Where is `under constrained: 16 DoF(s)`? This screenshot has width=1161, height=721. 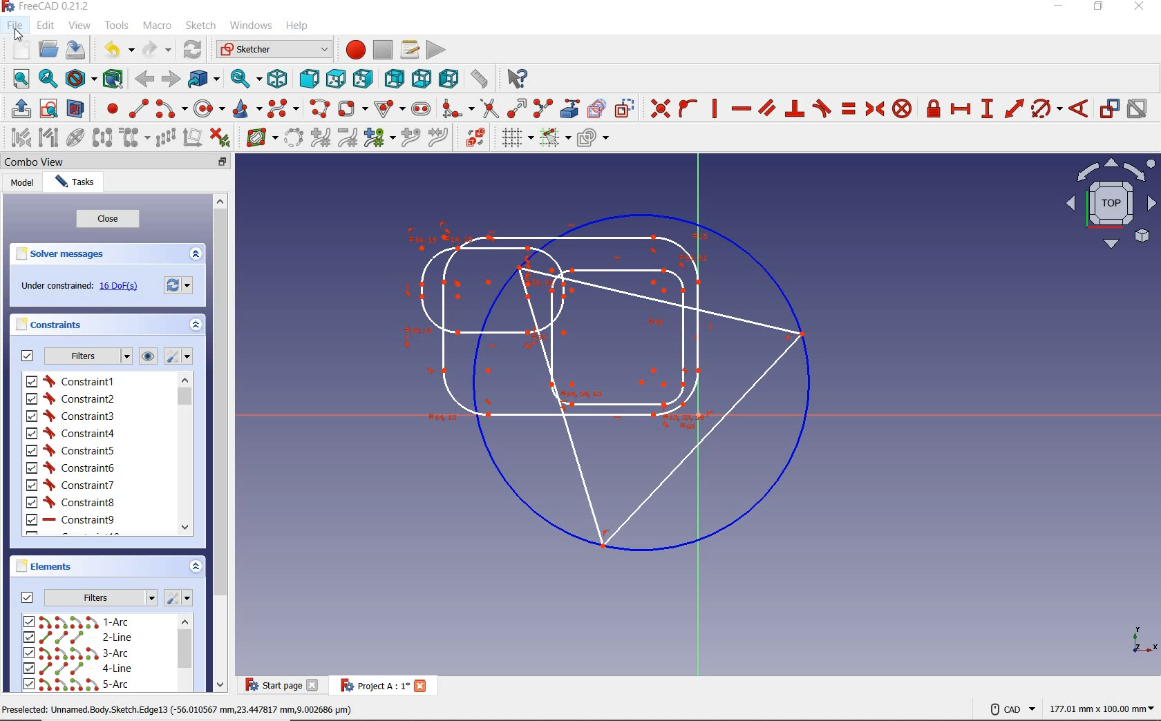 under constrained: 16 DoF(s) is located at coordinates (78, 286).